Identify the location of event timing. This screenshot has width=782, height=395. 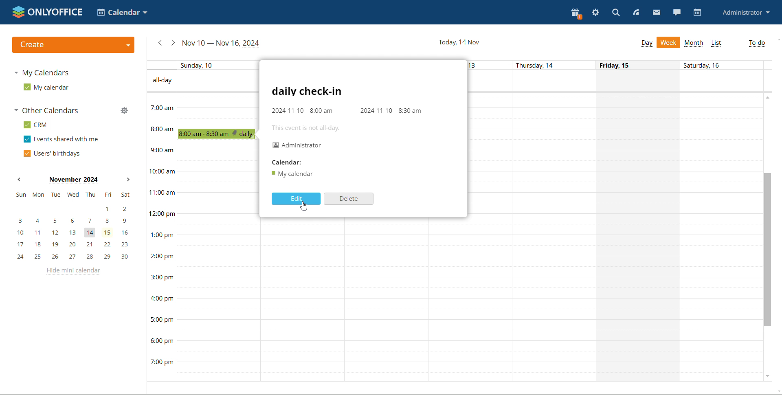
(348, 111).